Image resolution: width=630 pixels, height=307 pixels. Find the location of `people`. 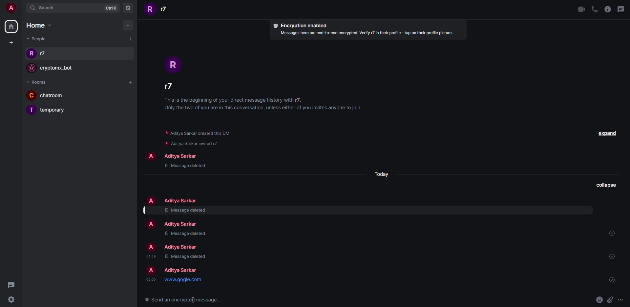

people is located at coordinates (37, 39).